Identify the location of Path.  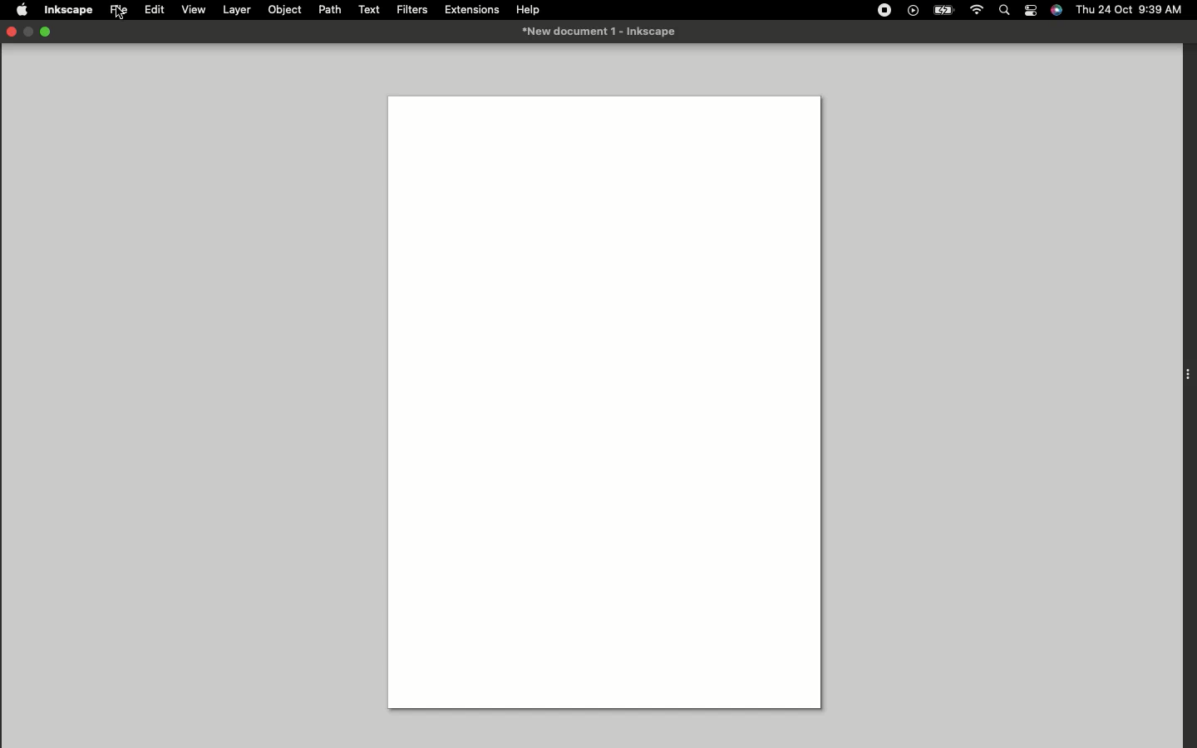
(330, 9).